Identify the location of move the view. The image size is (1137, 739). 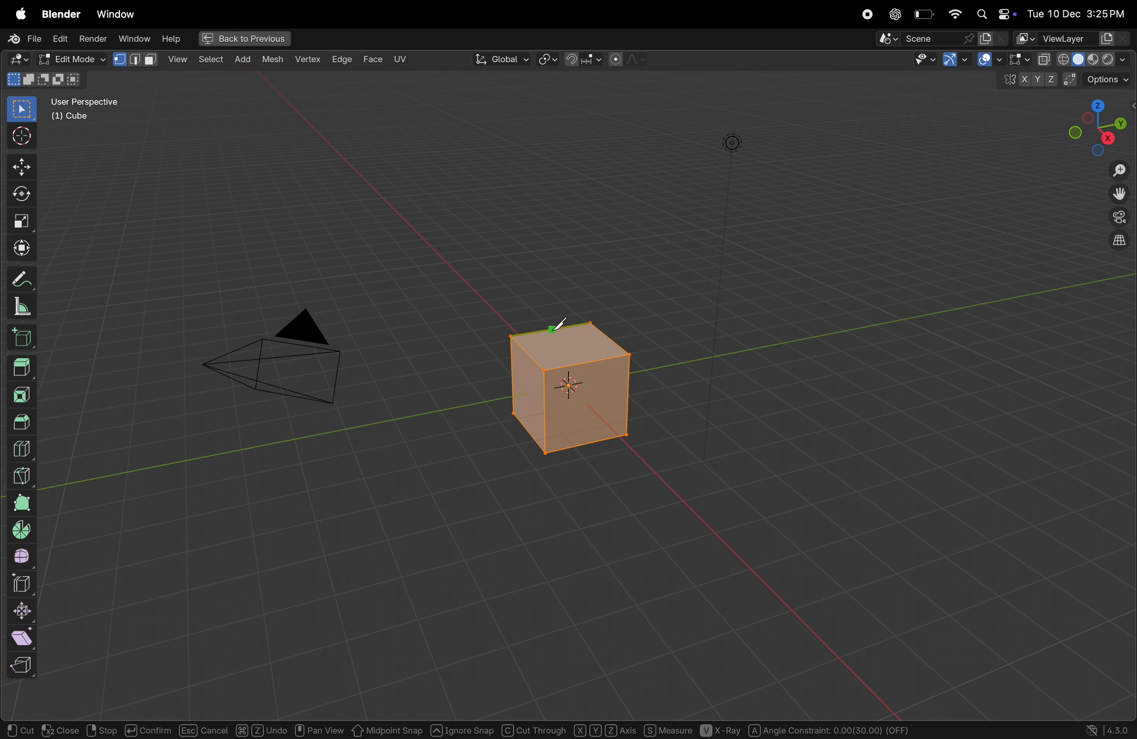
(1119, 195).